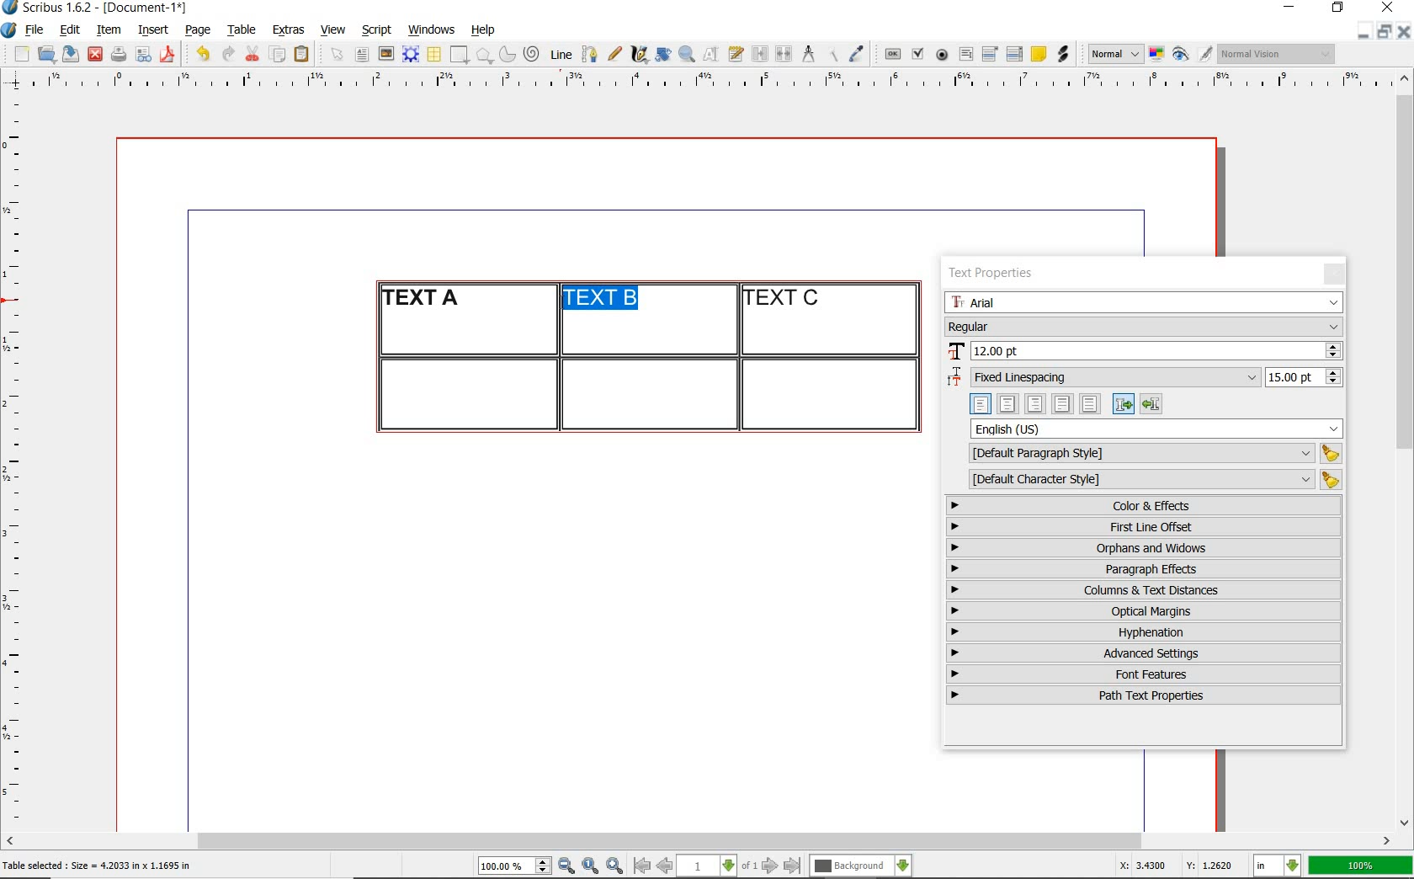 This screenshot has width=1414, height=879. I want to click on visual appearance of the display, so click(1278, 54).